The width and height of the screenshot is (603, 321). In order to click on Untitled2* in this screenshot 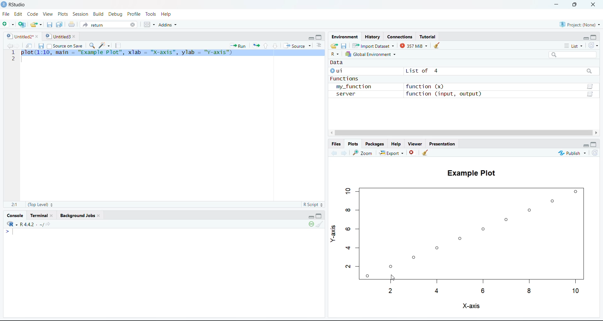, I will do `click(21, 35)`.